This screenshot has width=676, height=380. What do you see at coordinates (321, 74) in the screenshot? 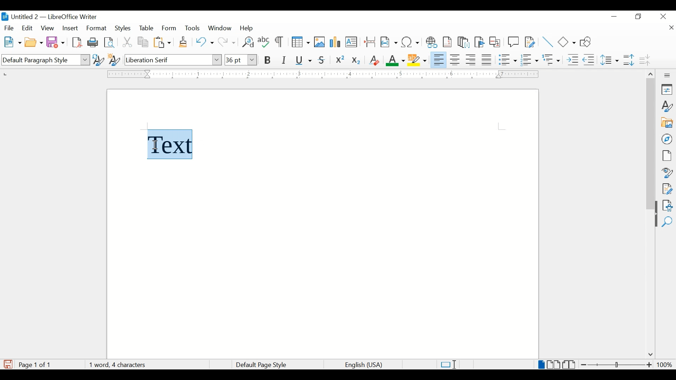
I see `margin` at bounding box center [321, 74].